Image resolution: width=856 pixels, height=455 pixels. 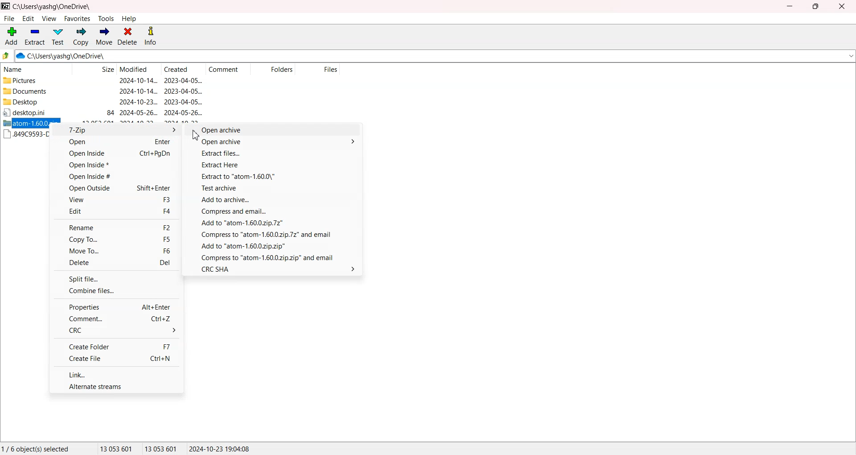 I want to click on Test, so click(x=58, y=37).